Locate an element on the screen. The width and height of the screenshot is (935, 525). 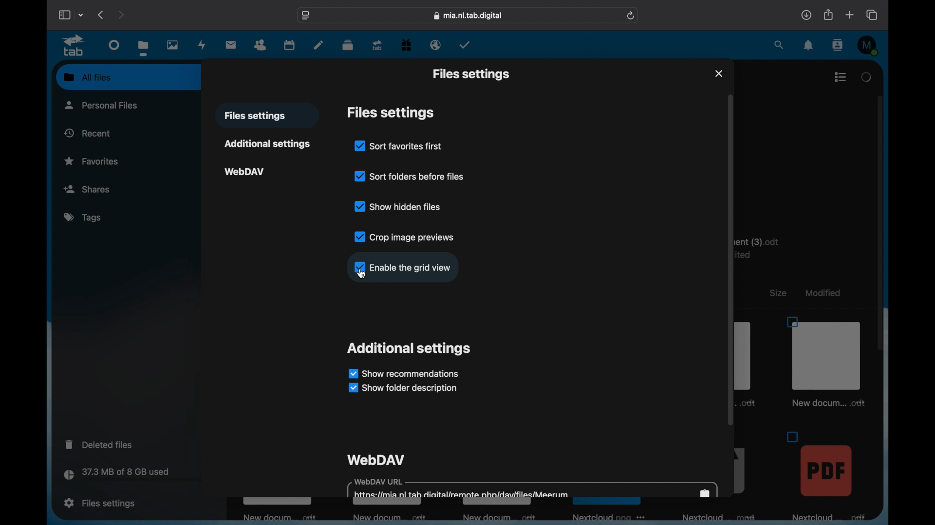
webdav url is located at coordinates (533, 489).